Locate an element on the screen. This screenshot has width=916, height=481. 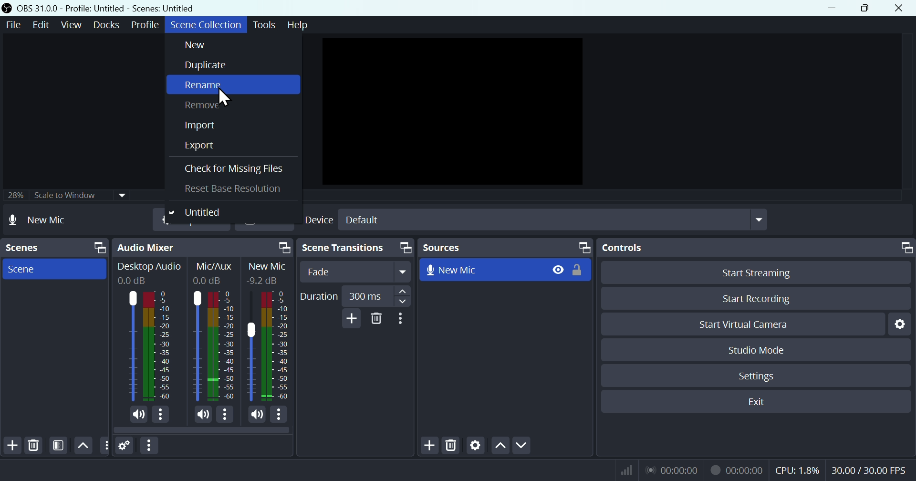
-9.2dB is located at coordinates (264, 281).